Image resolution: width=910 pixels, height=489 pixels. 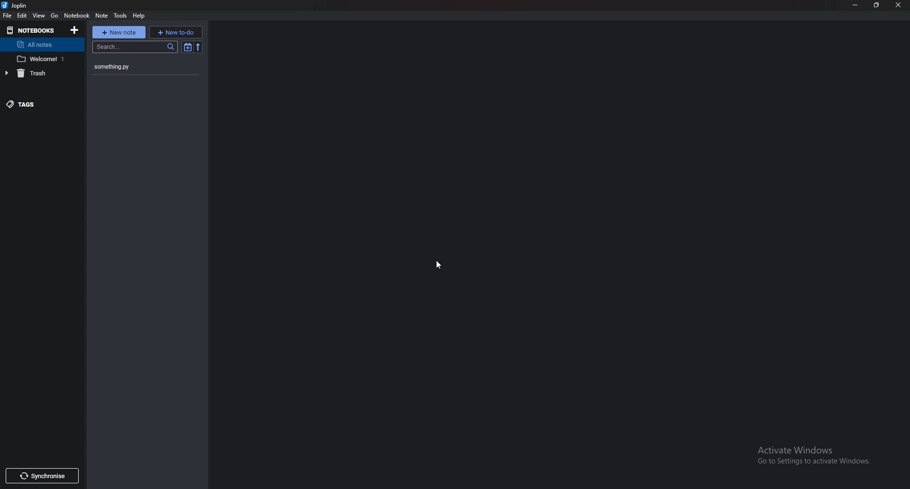 I want to click on activate windows, so click(x=820, y=453).